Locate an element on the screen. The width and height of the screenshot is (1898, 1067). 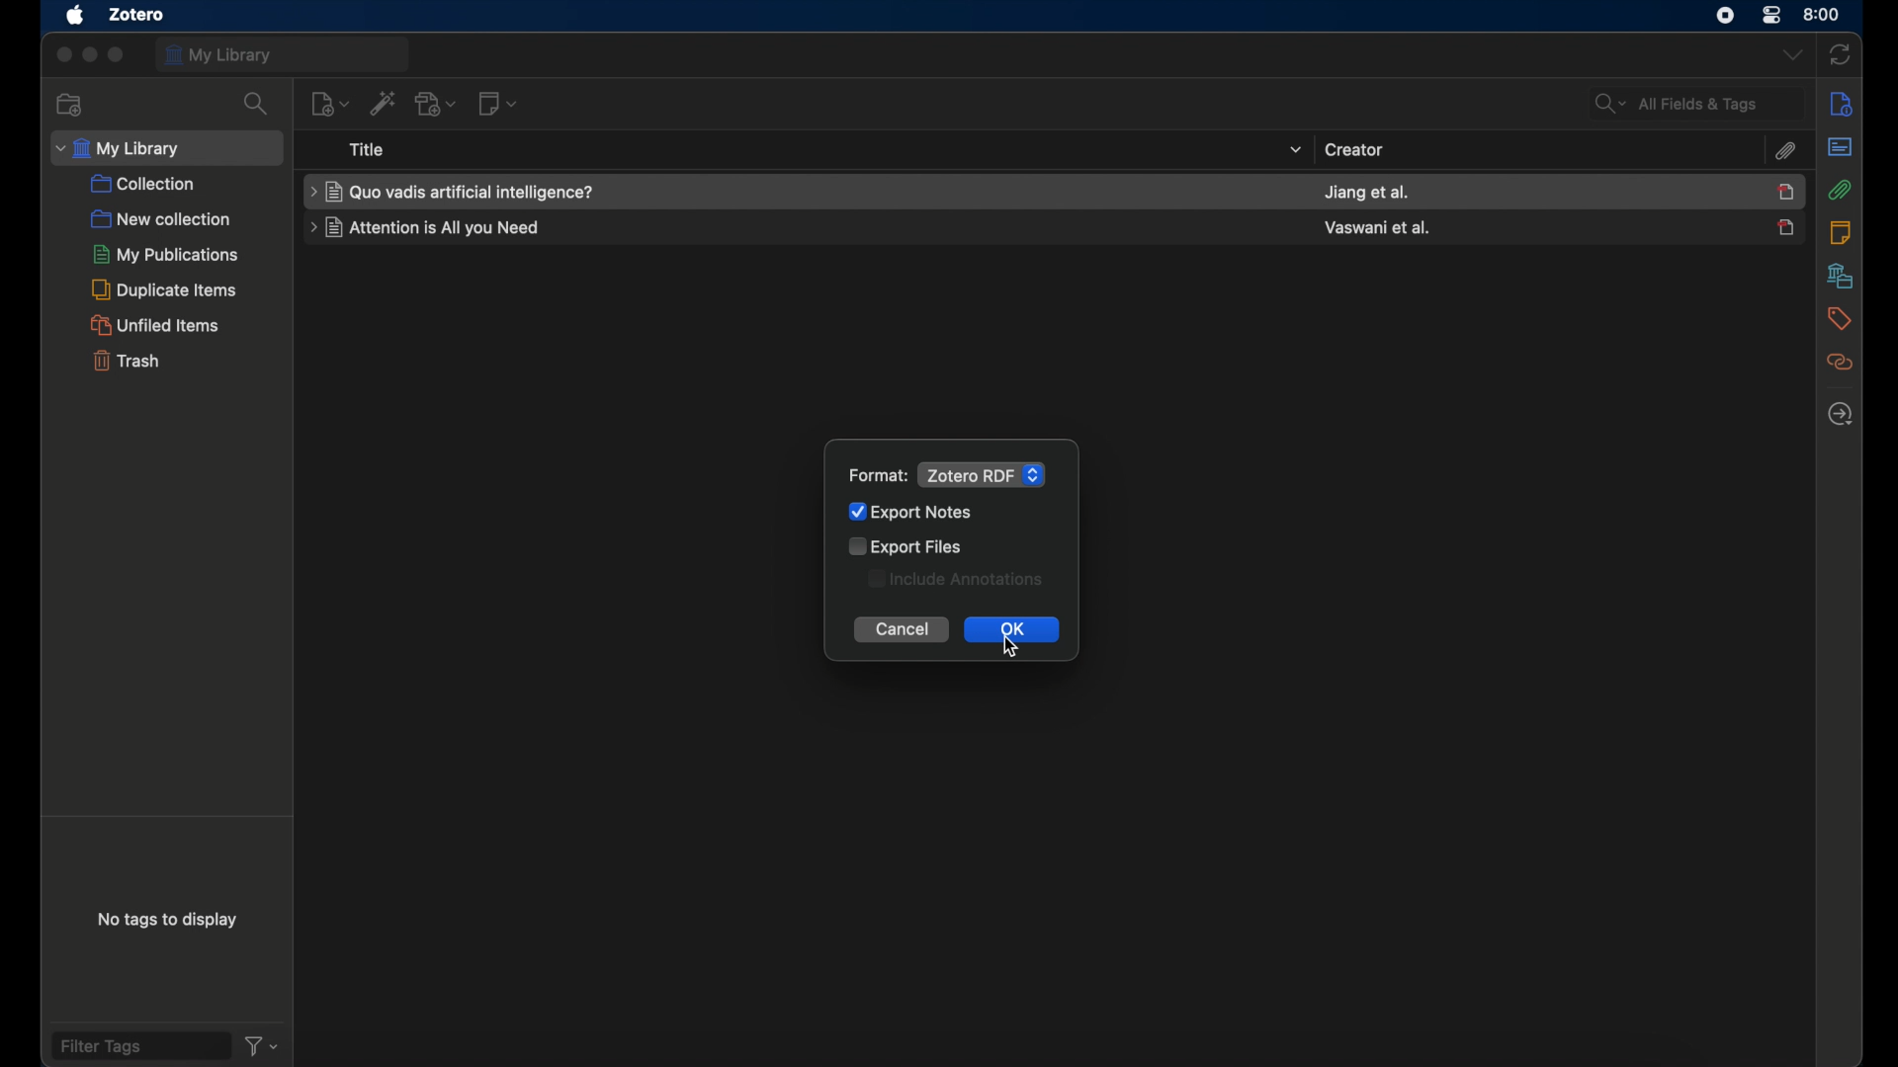
item unselected is located at coordinates (1785, 227).